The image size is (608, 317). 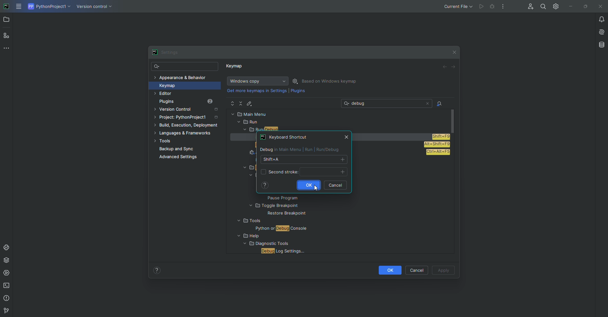 What do you see at coordinates (185, 134) in the screenshot?
I see `Languages and Framework` at bounding box center [185, 134].